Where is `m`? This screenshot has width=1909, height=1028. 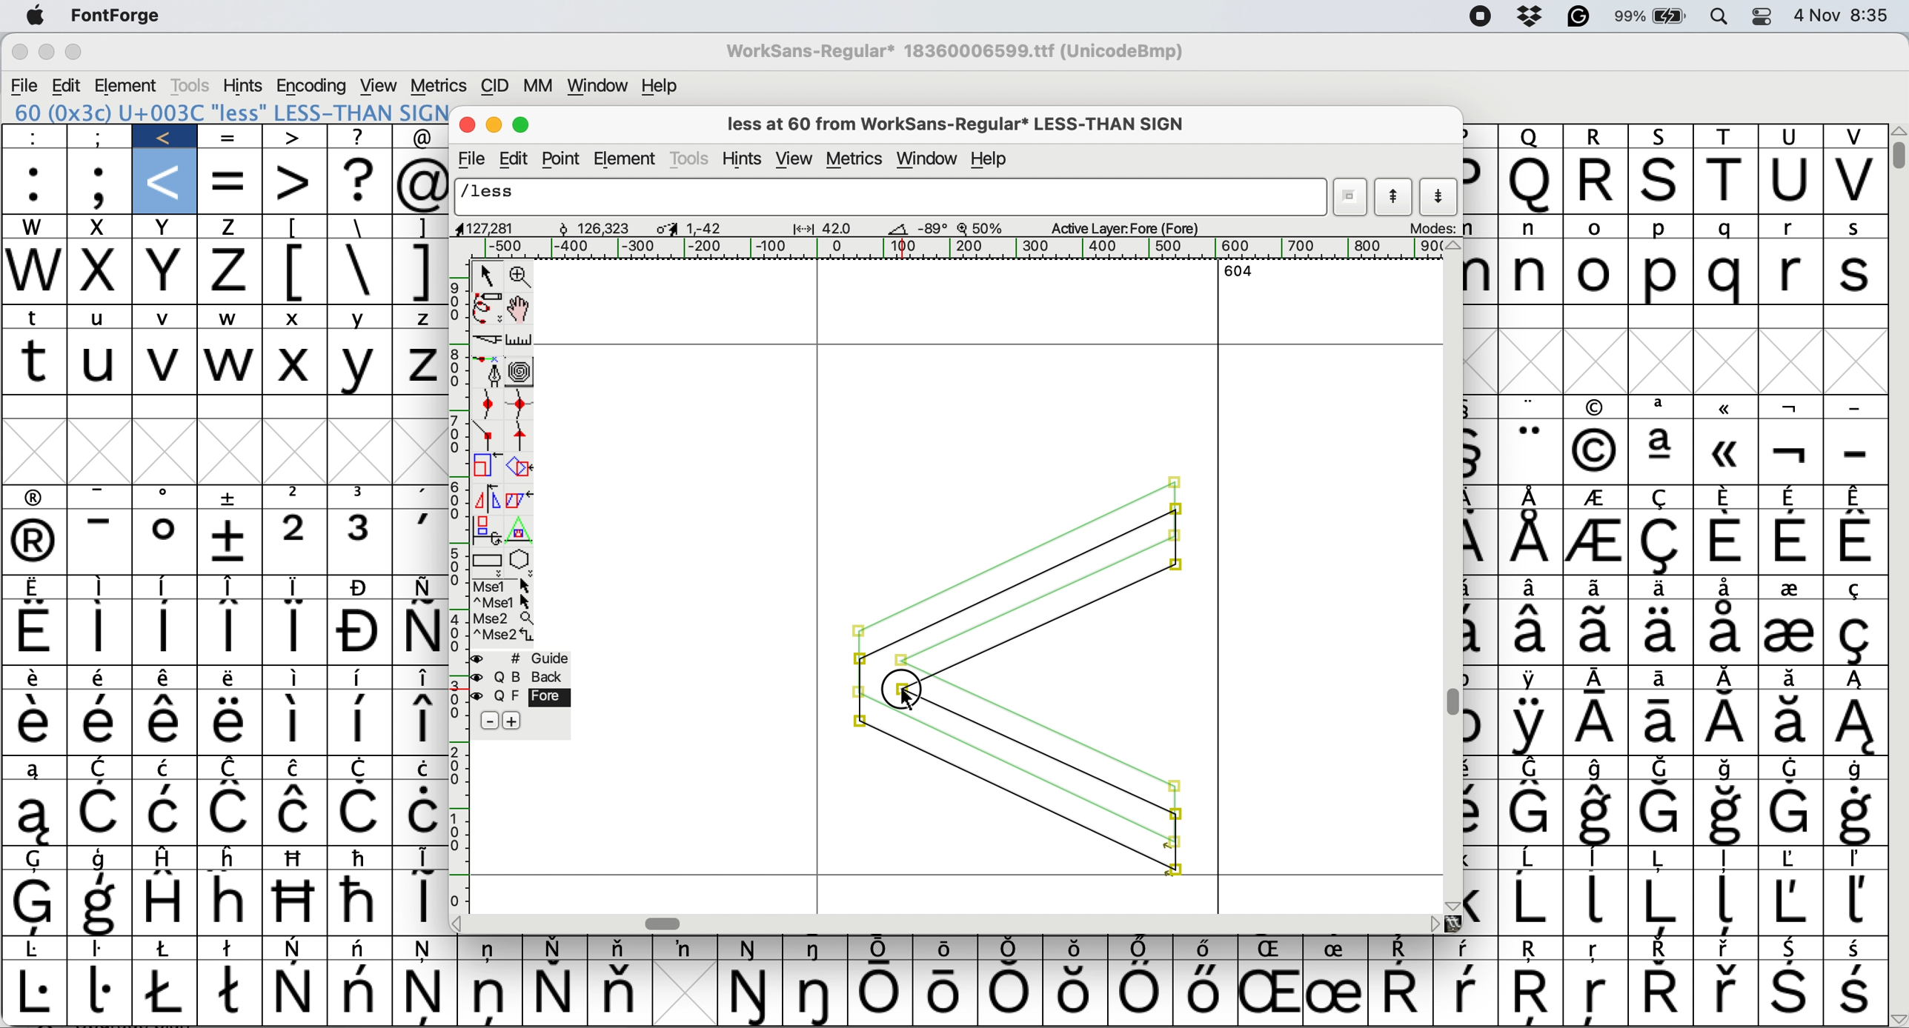 m is located at coordinates (1480, 229).